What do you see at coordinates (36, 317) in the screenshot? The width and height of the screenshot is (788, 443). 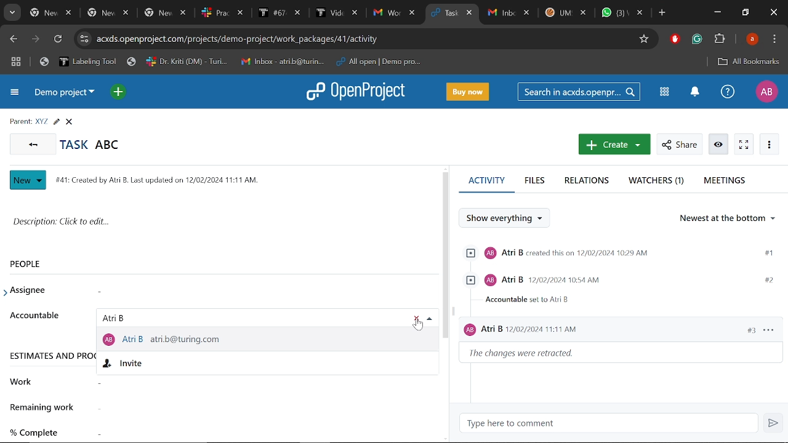 I see `Accountable` at bounding box center [36, 317].